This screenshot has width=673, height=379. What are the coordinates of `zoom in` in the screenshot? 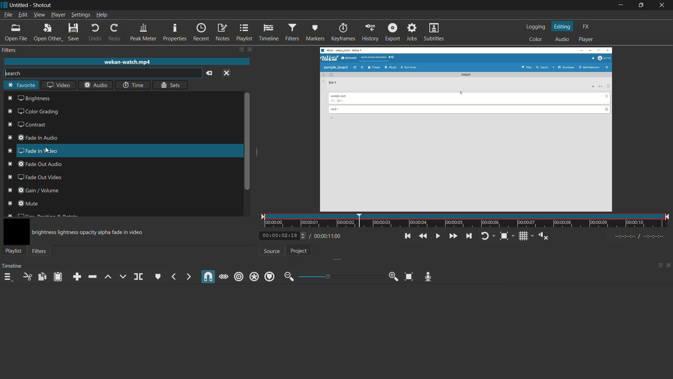 It's located at (394, 277).